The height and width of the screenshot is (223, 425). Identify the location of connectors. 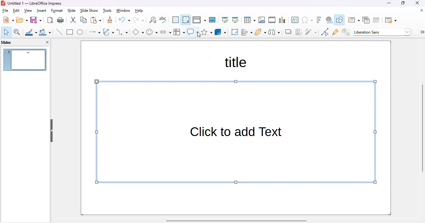
(122, 32).